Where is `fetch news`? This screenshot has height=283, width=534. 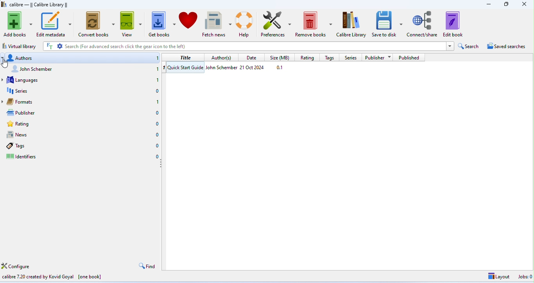
fetch news is located at coordinates (218, 22).